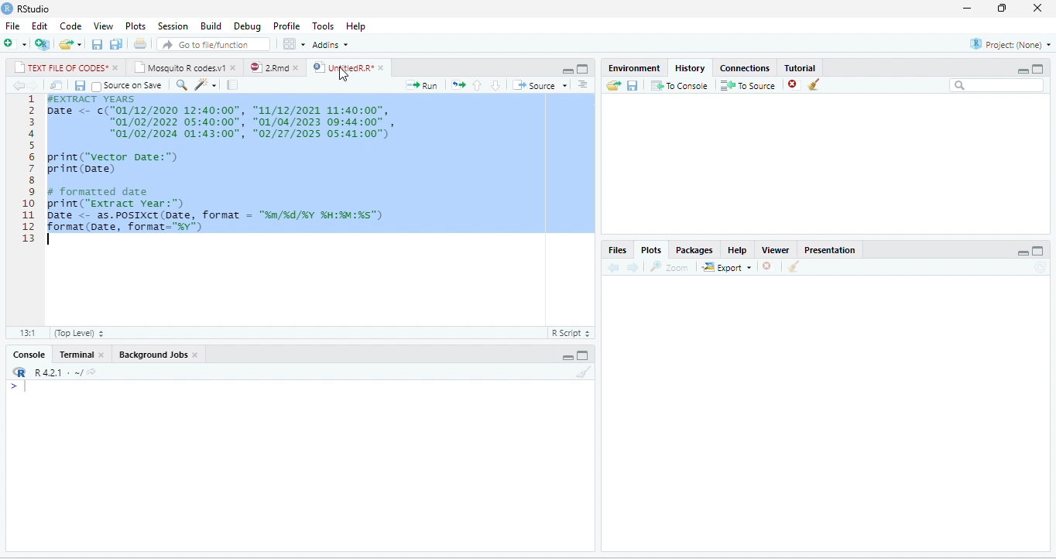  Describe the element at coordinates (669, 266) in the screenshot. I see `Zoom` at that location.